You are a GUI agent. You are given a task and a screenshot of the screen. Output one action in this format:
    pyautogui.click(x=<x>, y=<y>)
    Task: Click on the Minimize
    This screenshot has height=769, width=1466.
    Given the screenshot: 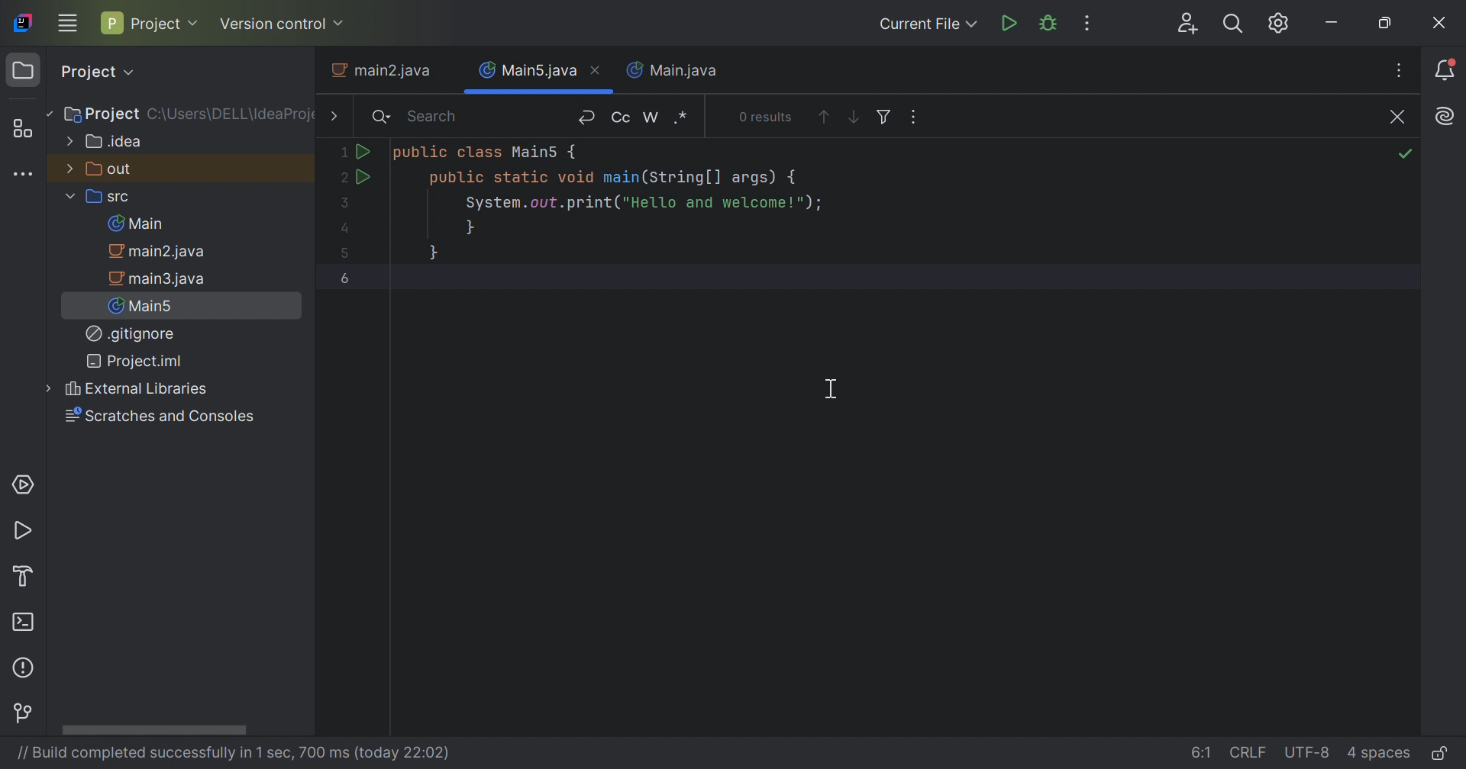 What is the action you would take?
    pyautogui.click(x=1334, y=25)
    